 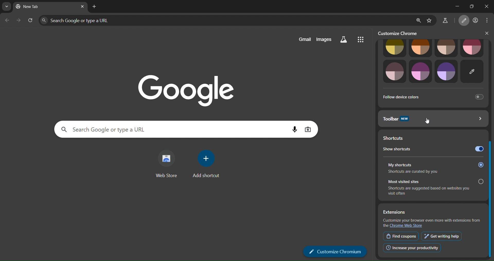 I want to click on reload page, so click(x=31, y=21).